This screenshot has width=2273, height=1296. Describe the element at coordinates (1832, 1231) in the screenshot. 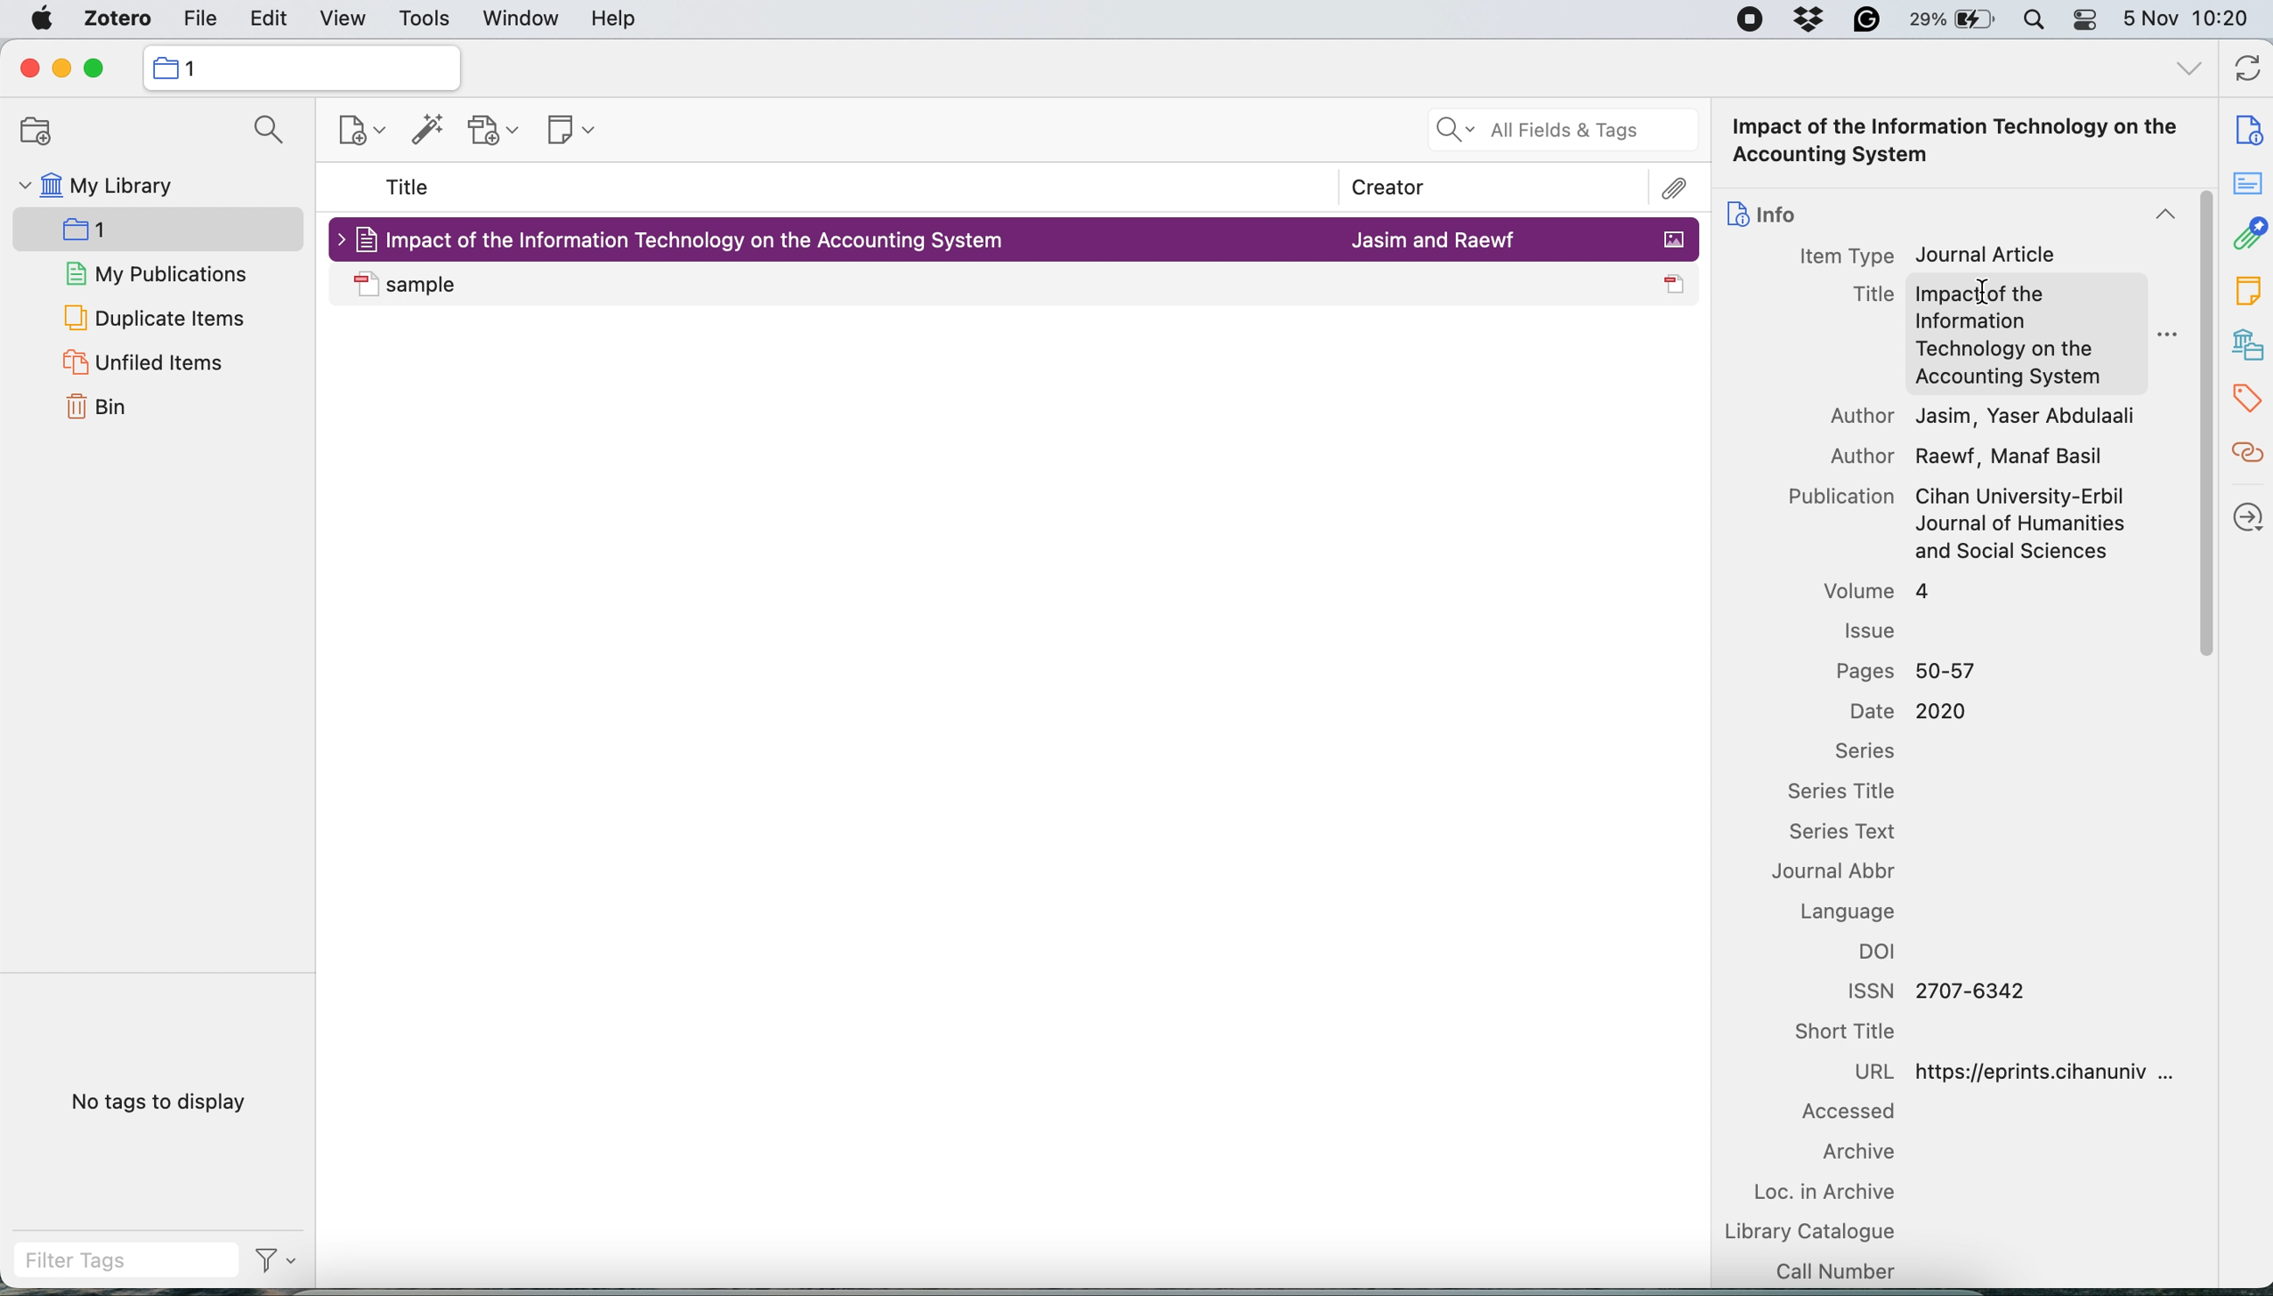

I see `library catalogue` at that location.